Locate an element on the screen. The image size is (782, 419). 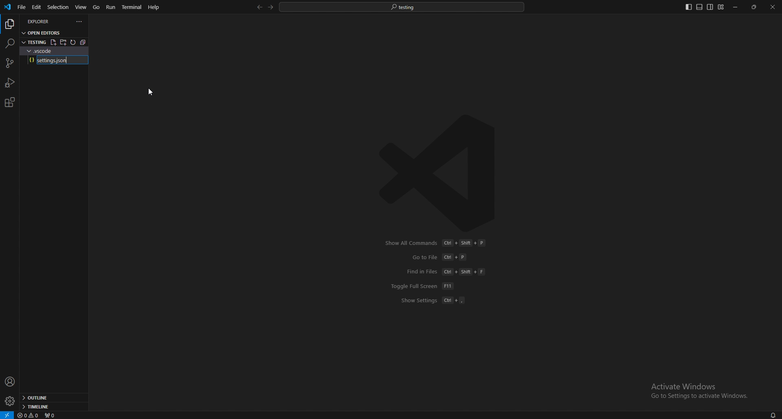
options is located at coordinates (79, 22).